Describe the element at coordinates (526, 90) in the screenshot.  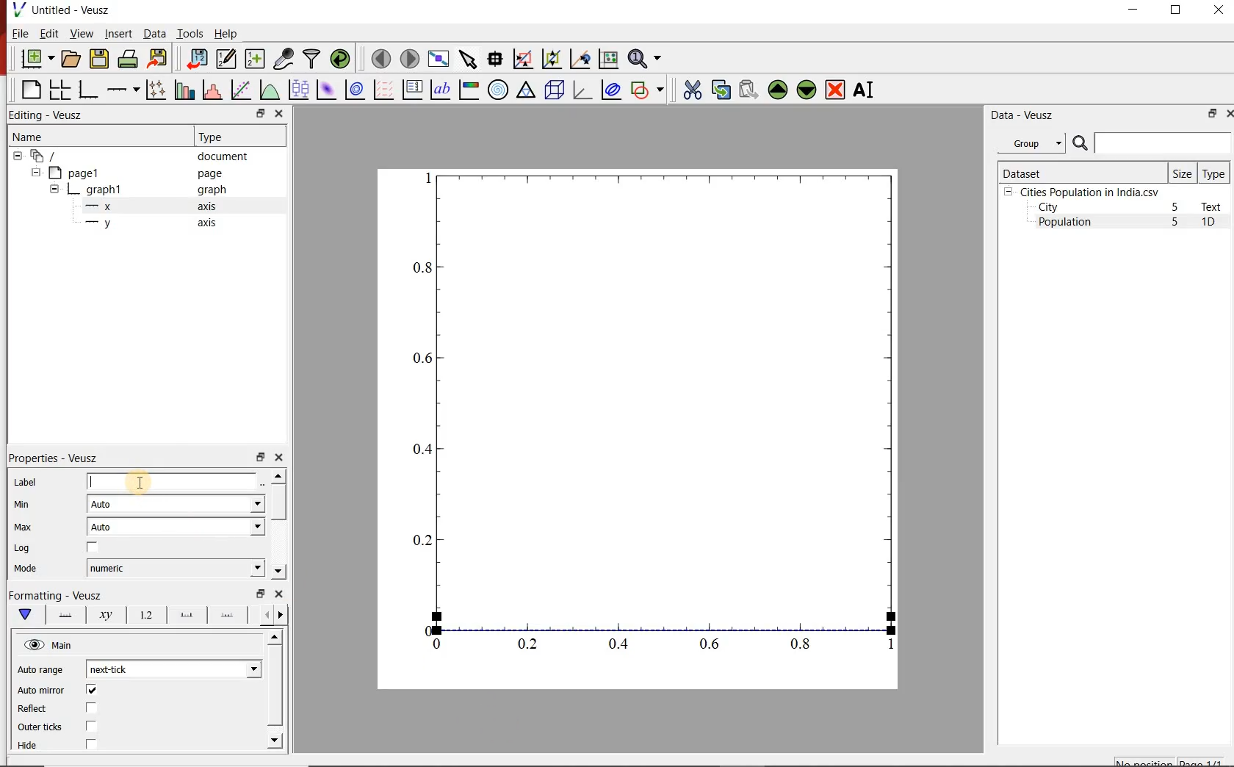
I see `Ternary graph` at that location.